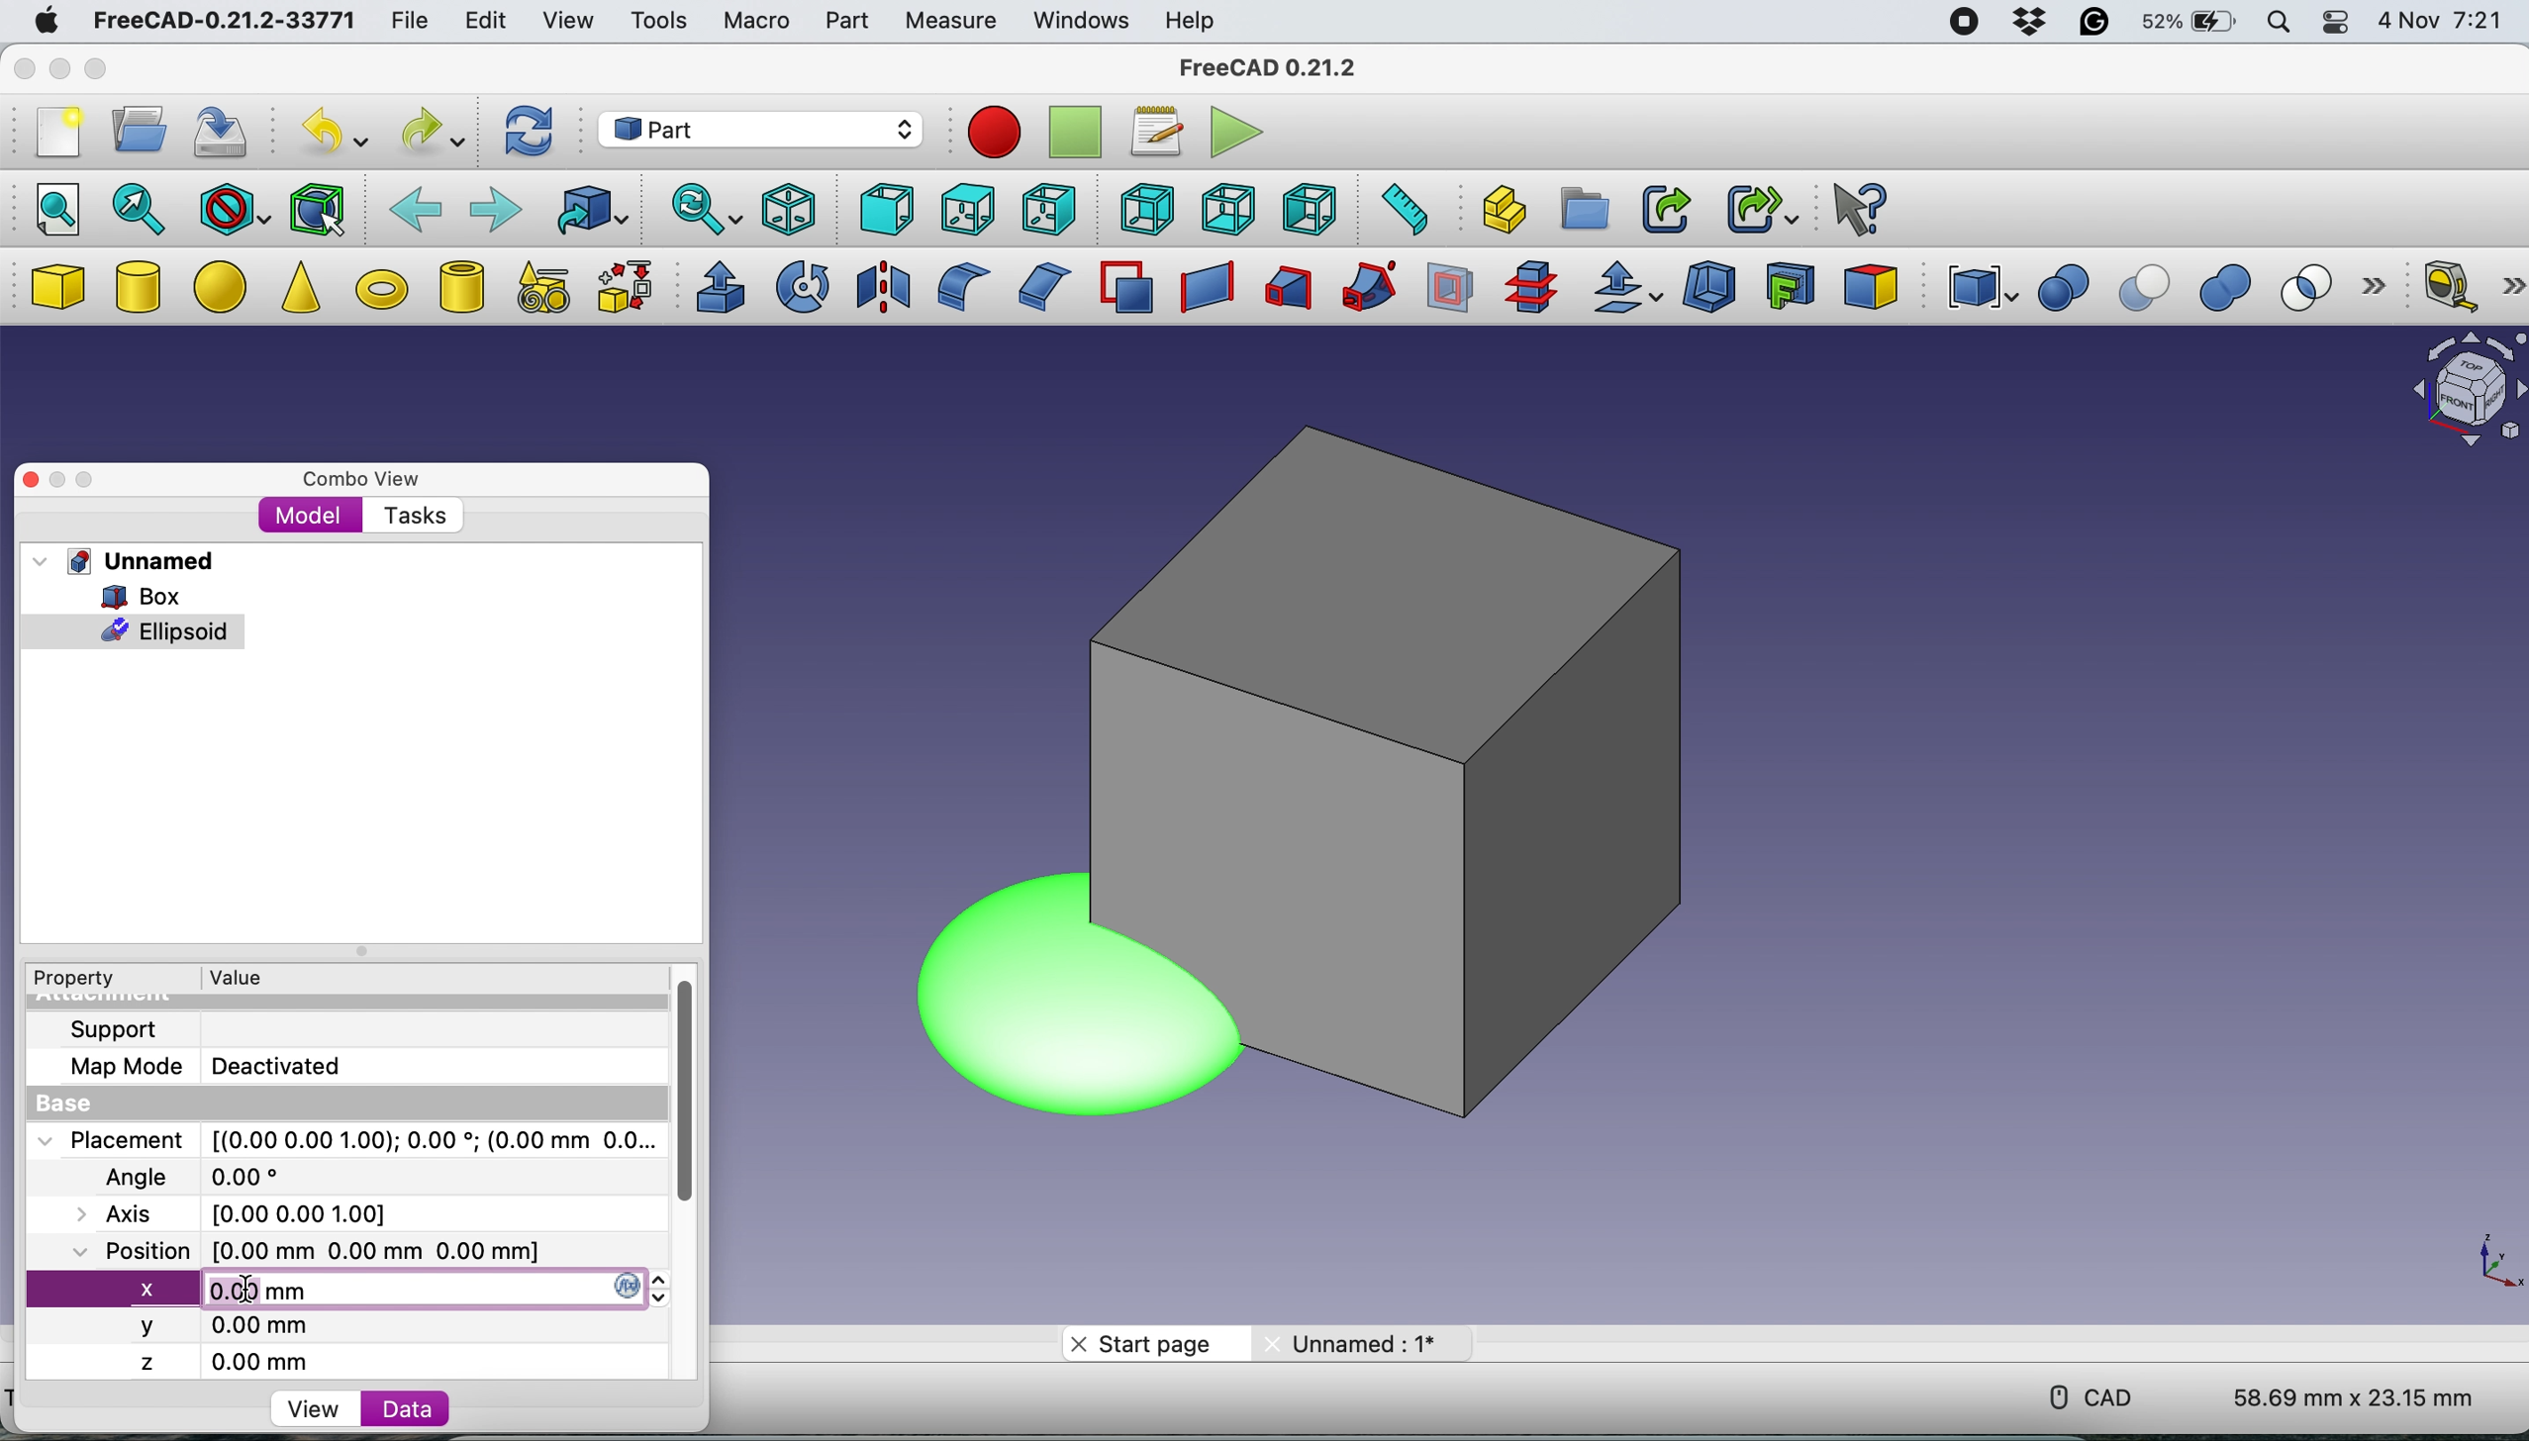  Describe the element at coordinates (2447, 284) in the screenshot. I see `measure linear` at that location.